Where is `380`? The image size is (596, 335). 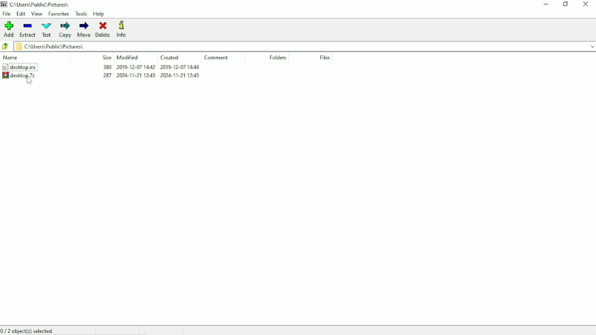
380 is located at coordinates (104, 67).